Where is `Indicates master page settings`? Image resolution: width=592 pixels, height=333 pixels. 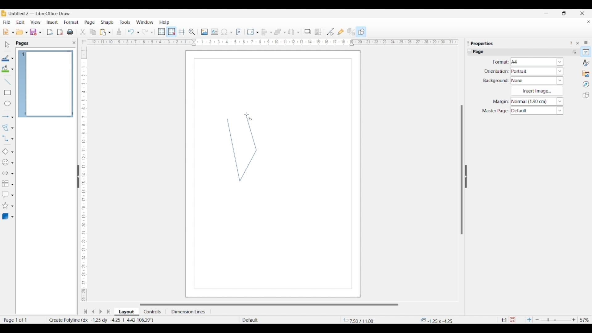
Indicates master page settings is located at coordinates (495, 111).